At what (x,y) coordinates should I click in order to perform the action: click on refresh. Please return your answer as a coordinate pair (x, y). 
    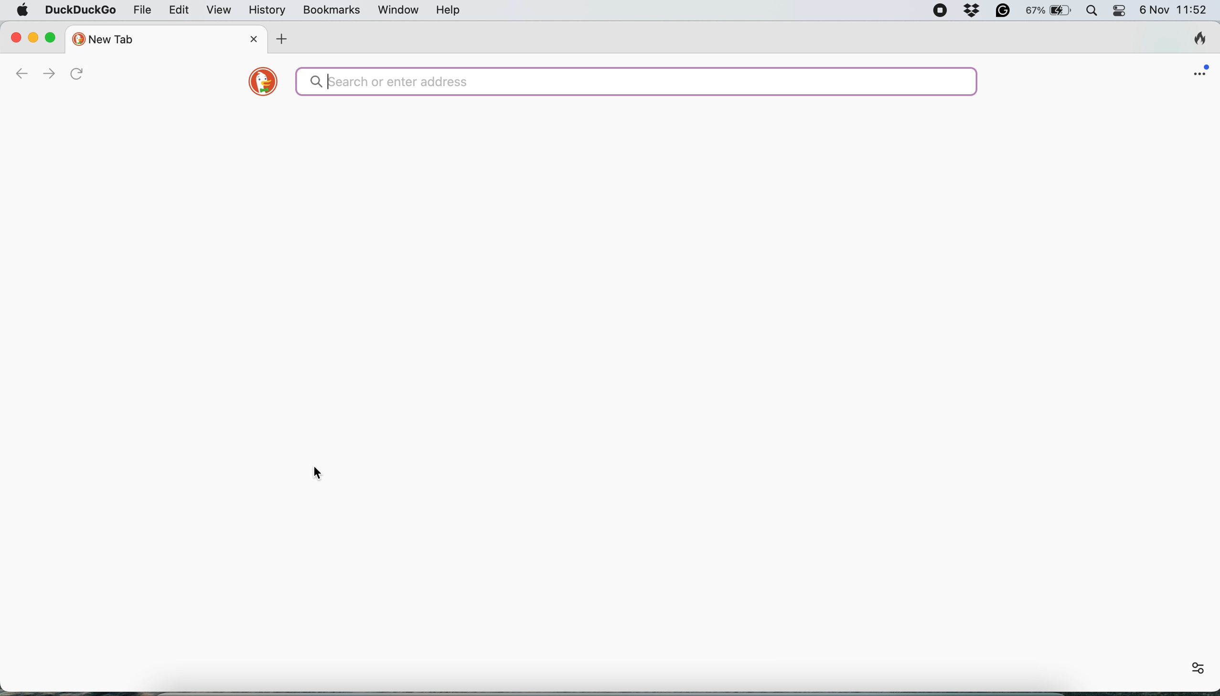
    Looking at the image, I should click on (80, 74).